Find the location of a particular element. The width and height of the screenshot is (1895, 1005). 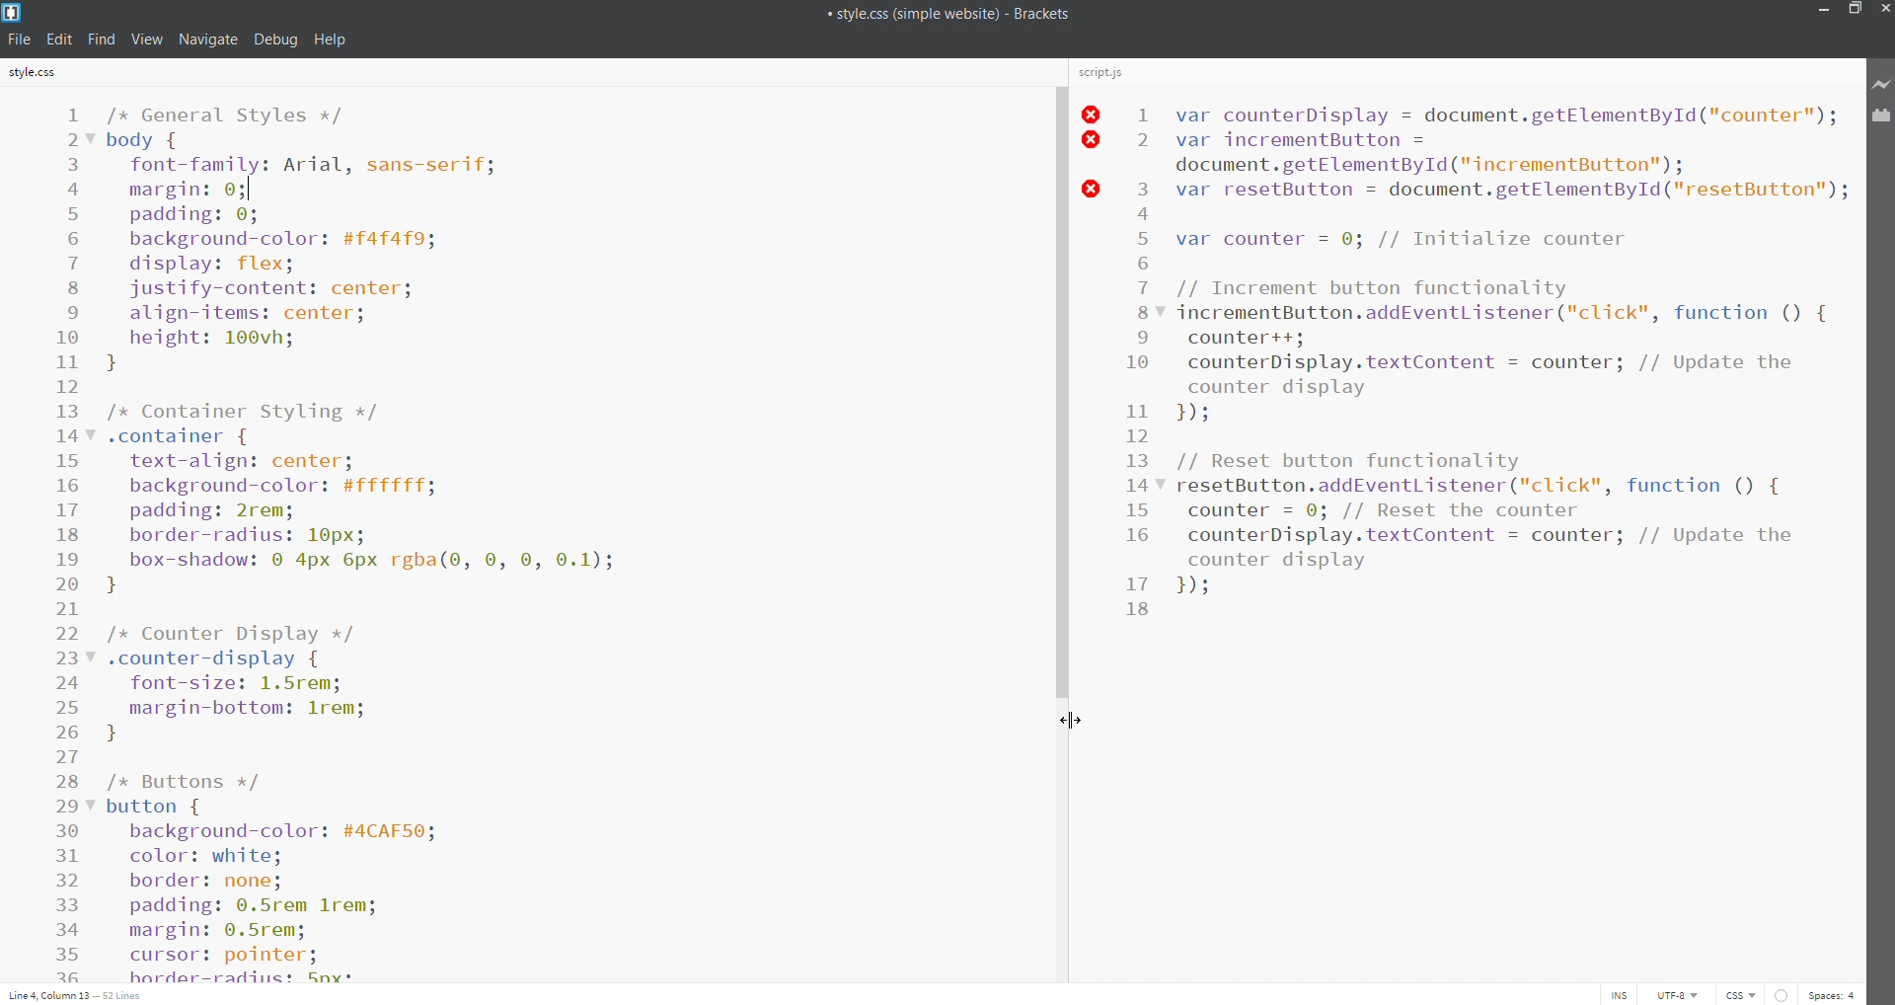

errors is located at coordinates (1782, 993).